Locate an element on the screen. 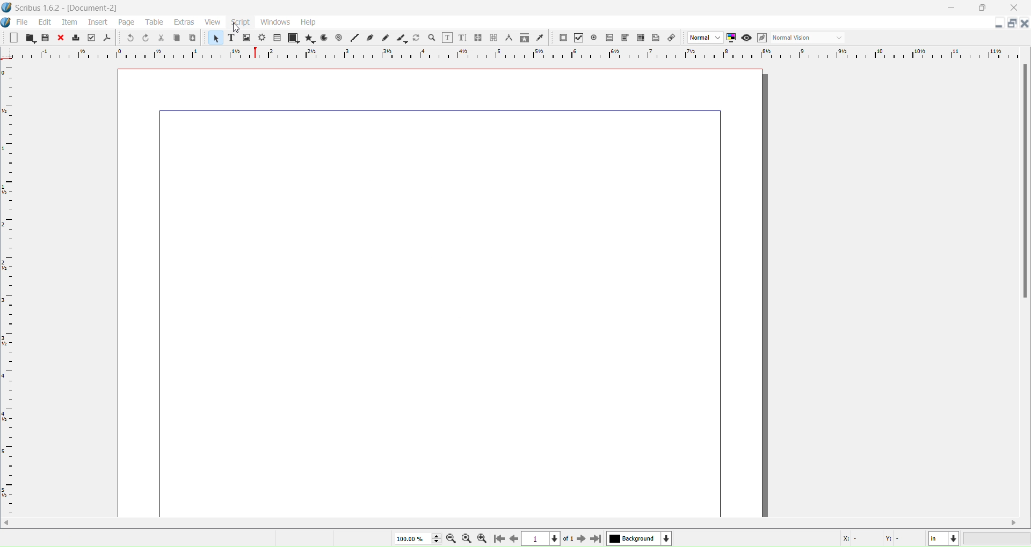  Zoom to 100% is located at coordinates (467, 539).